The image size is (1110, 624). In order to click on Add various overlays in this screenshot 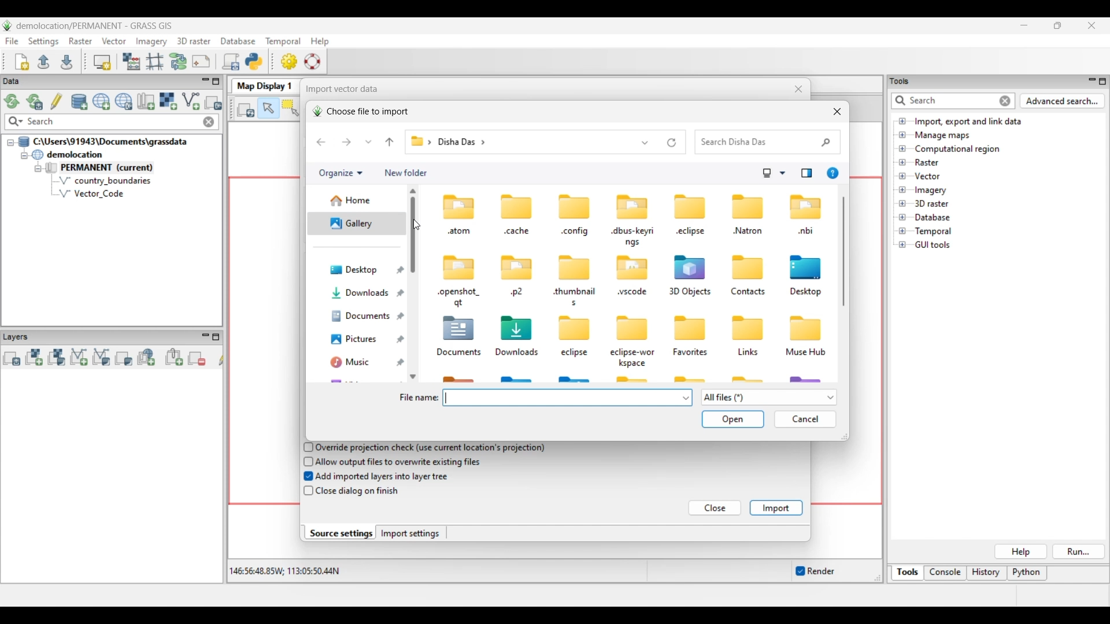, I will do `click(124, 358)`.